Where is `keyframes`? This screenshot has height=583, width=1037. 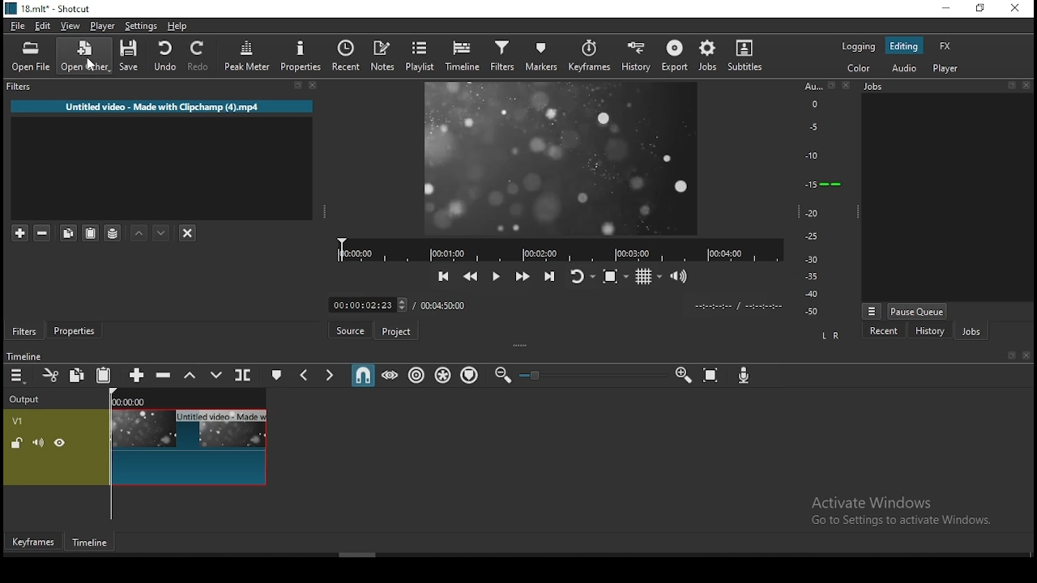
keyframes is located at coordinates (589, 55).